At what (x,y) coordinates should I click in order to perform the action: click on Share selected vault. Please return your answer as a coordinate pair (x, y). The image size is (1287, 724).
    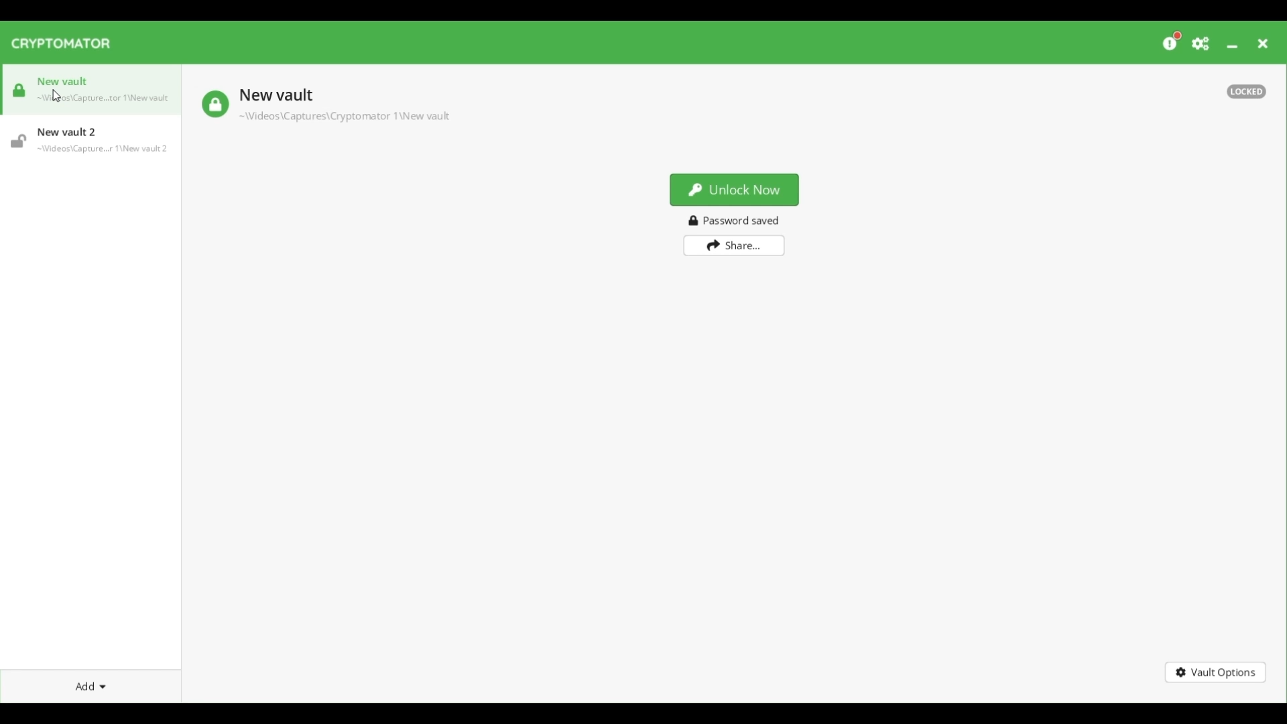
    Looking at the image, I should click on (735, 246).